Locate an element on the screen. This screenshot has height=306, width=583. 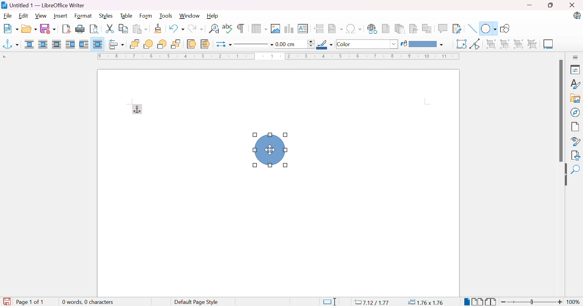
Insert text box is located at coordinates (302, 29).